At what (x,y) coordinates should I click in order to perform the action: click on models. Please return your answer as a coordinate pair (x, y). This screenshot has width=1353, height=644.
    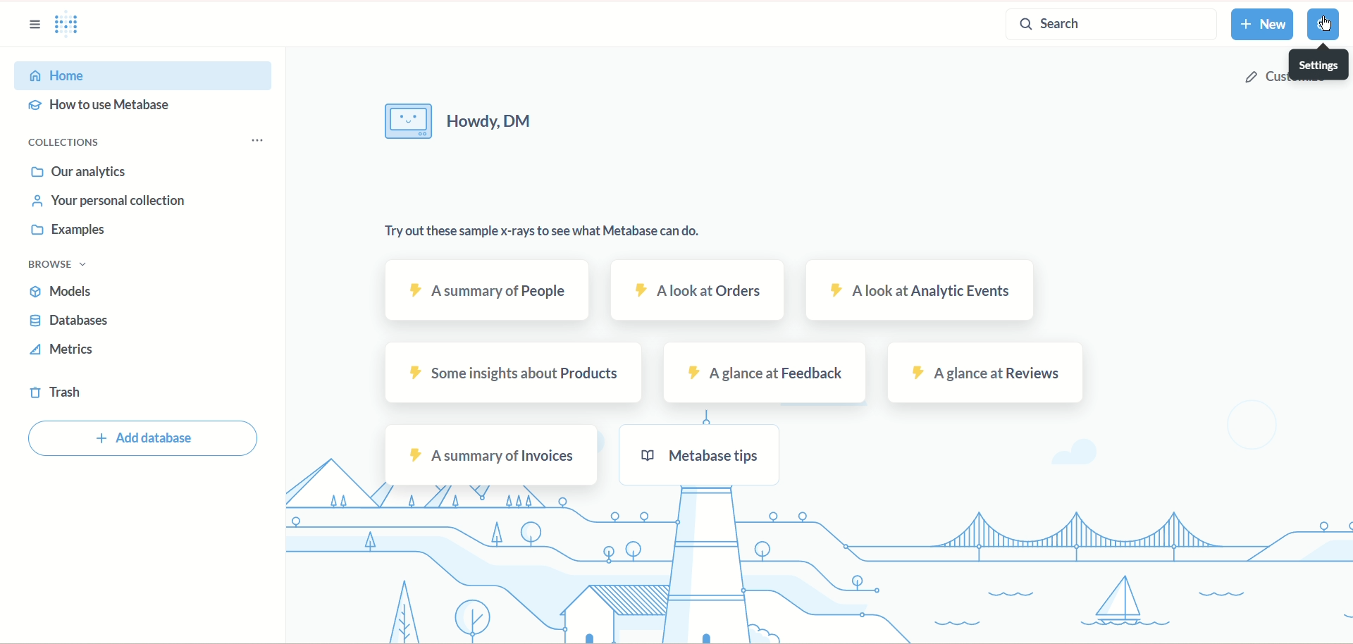
    Looking at the image, I should click on (63, 292).